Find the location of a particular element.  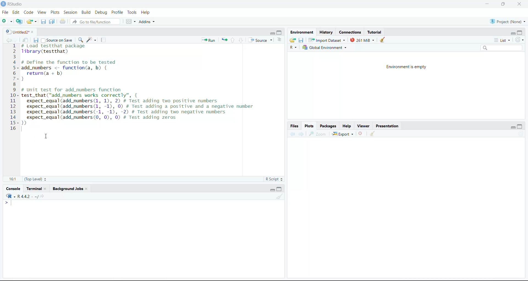

Help is located at coordinates (345, 126).